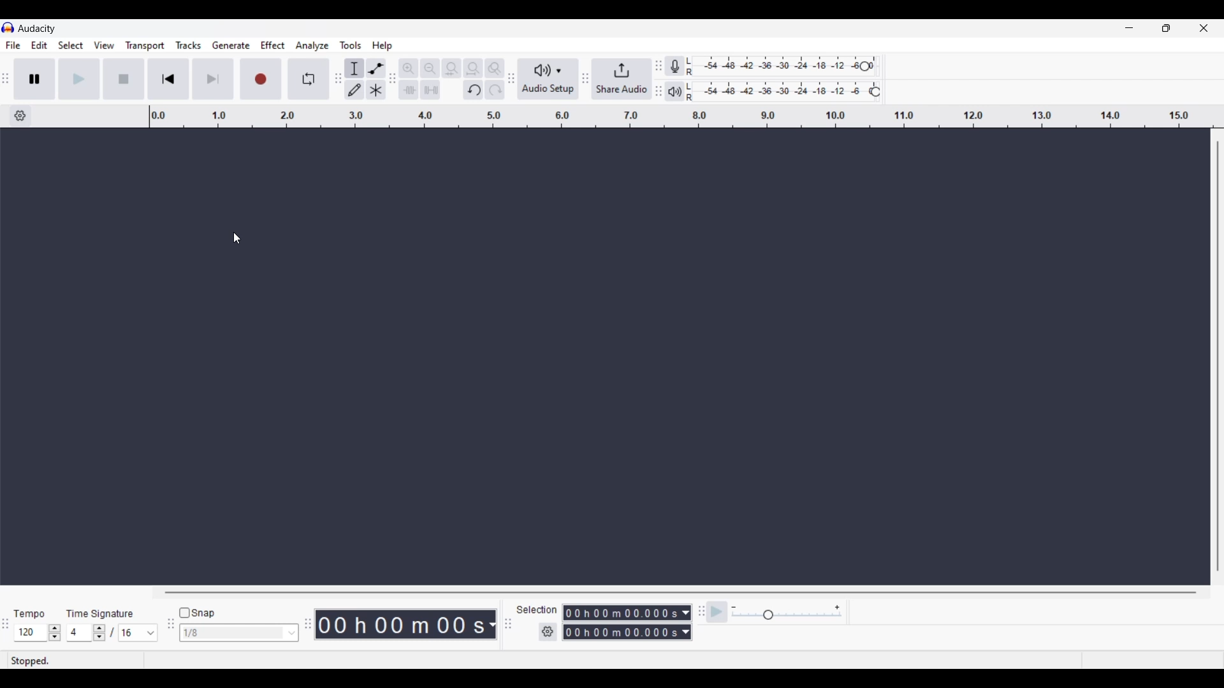 The height and width of the screenshot is (688, 1224). What do you see at coordinates (687, 117) in the screenshot?
I see `Scale to measure audio length` at bounding box center [687, 117].